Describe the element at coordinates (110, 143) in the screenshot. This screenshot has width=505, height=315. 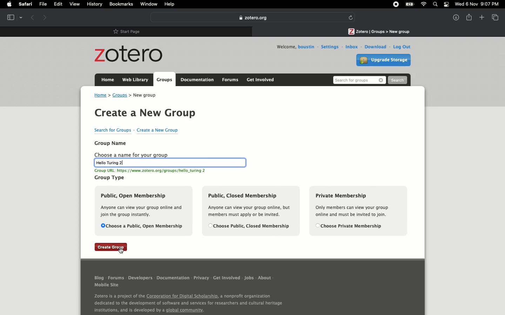
I see `Group name` at that location.